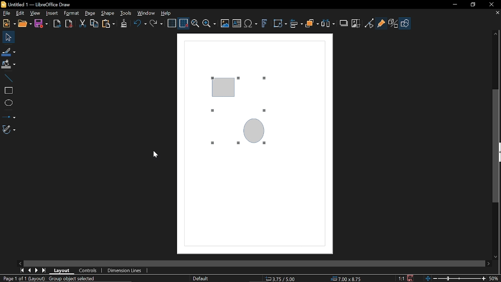  Describe the element at coordinates (492, 4) in the screenshot. I see `Close` at that location.